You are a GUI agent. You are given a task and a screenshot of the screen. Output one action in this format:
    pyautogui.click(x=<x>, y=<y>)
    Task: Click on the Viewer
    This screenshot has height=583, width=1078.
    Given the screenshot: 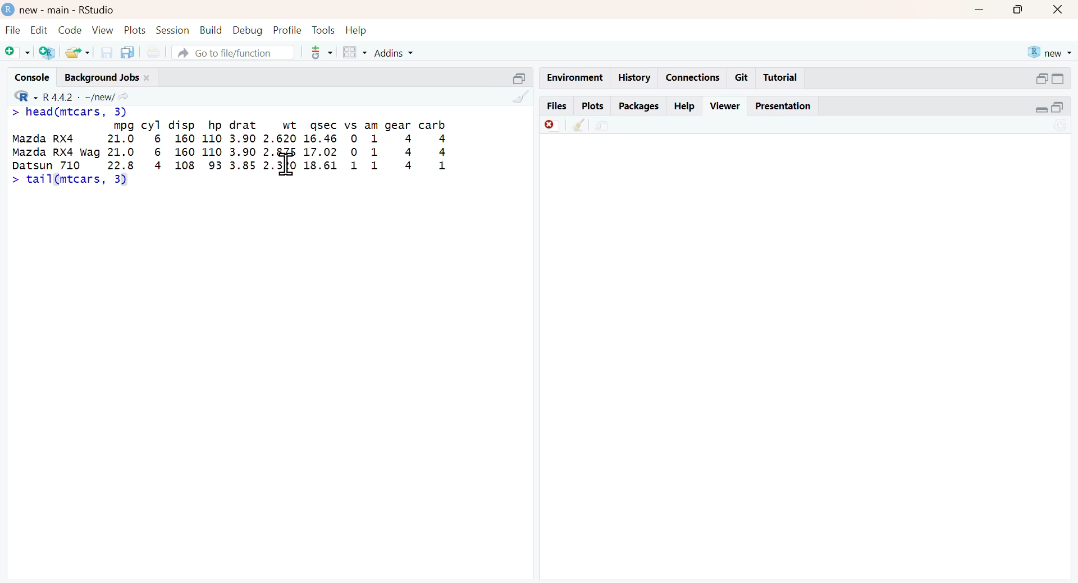 What is the action you would take?
    pyautogui.click(x=725, y=104)
    